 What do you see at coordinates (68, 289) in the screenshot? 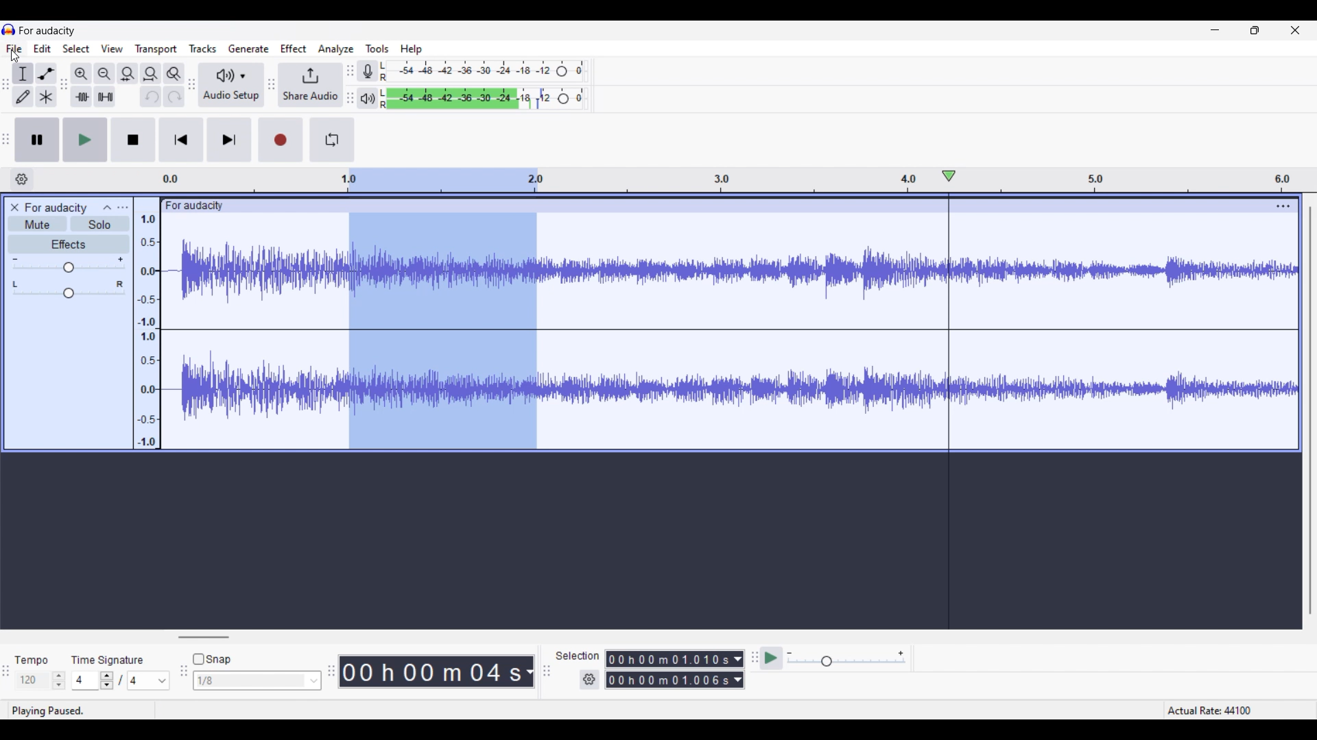
I see `Pan scale` at bounding box center [68, 289].